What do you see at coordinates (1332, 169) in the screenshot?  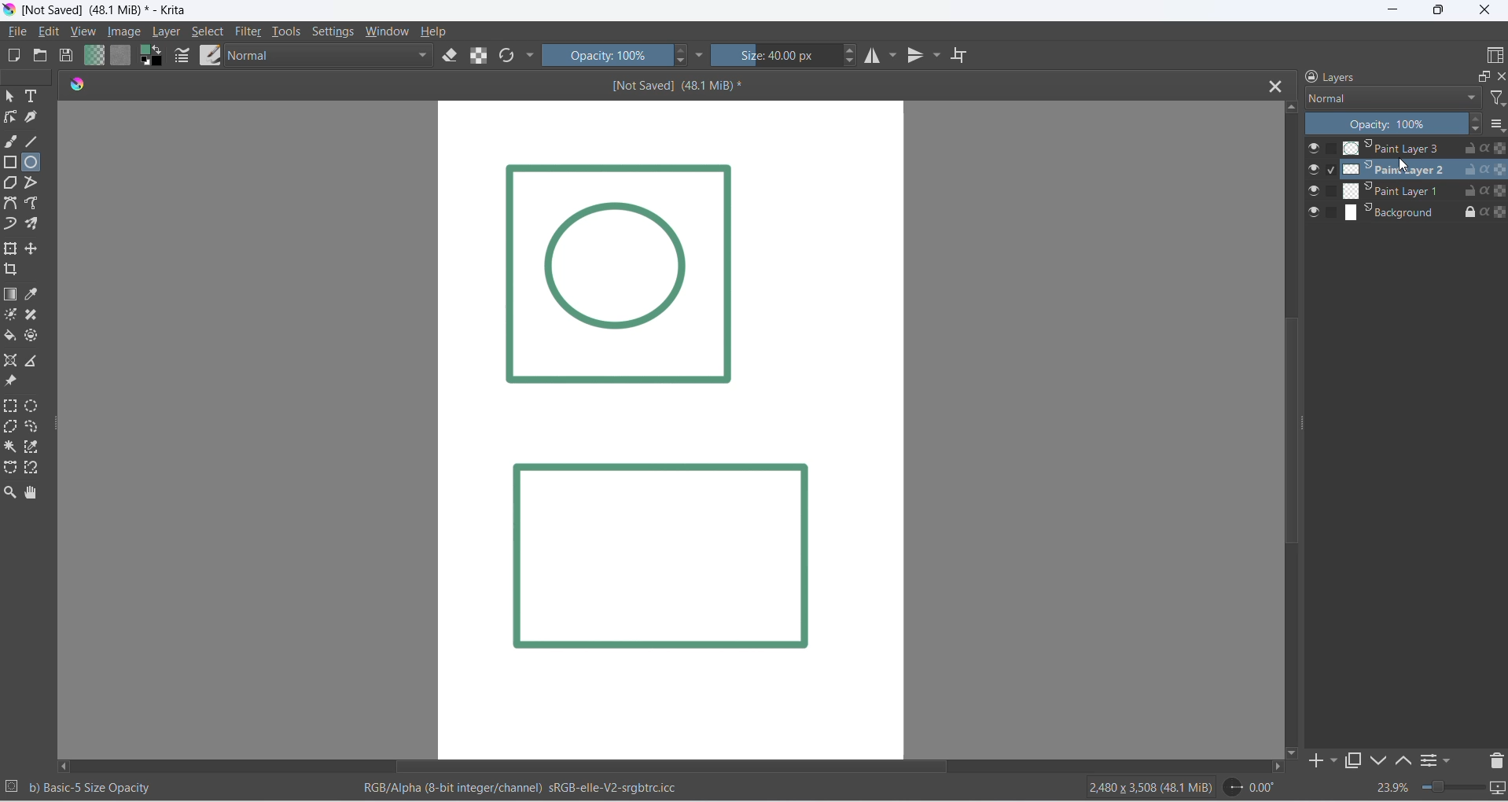 I see `checkbox` at bounding box center [1332, 169].